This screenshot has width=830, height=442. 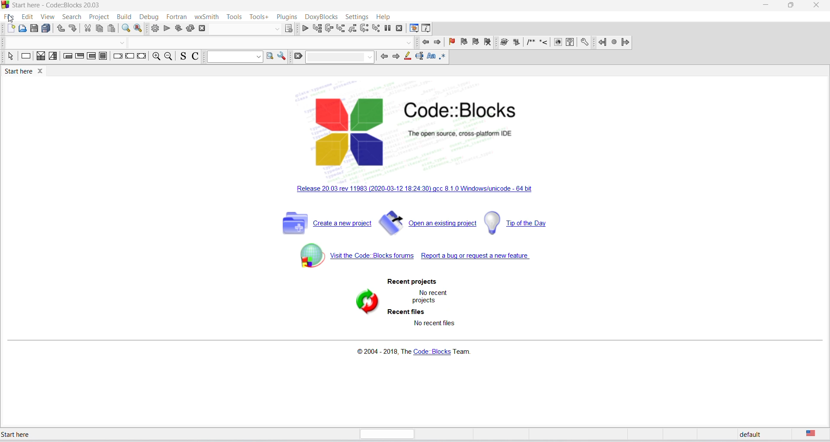 What do you see at coordinates (167, 58) in the screenshot?
I see `zoom out` at bounding box center [167, 58].